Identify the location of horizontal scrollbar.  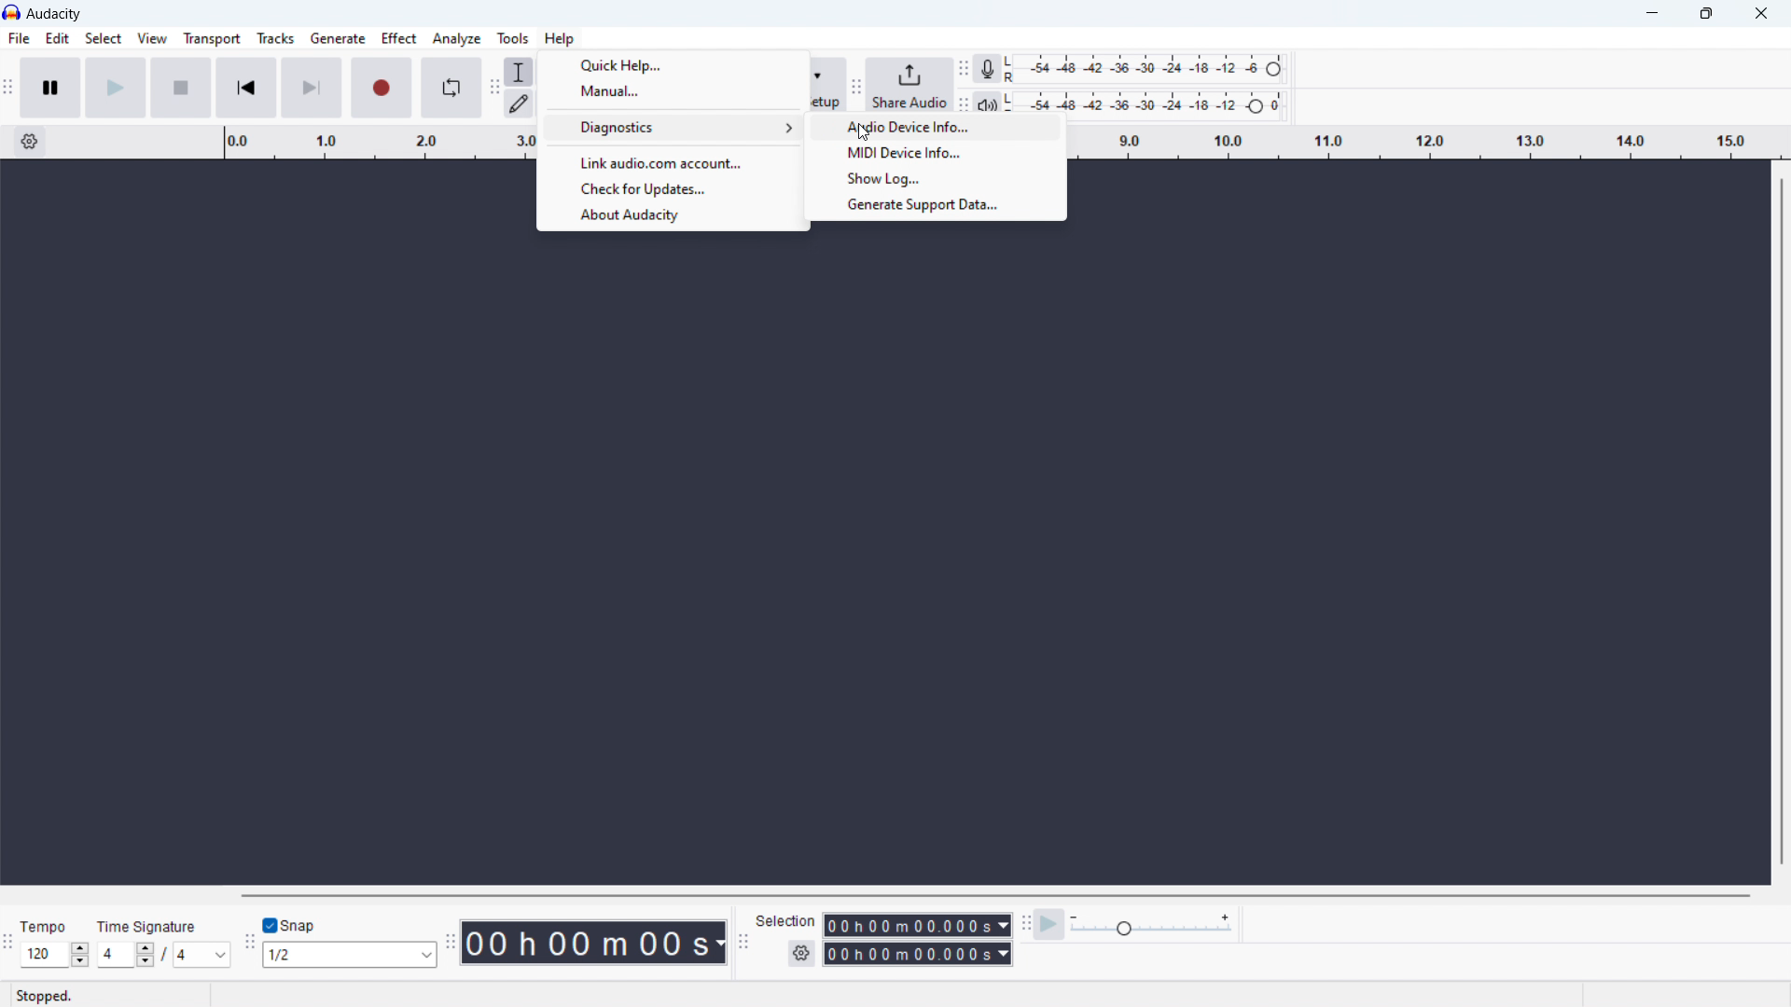
(990, 895).